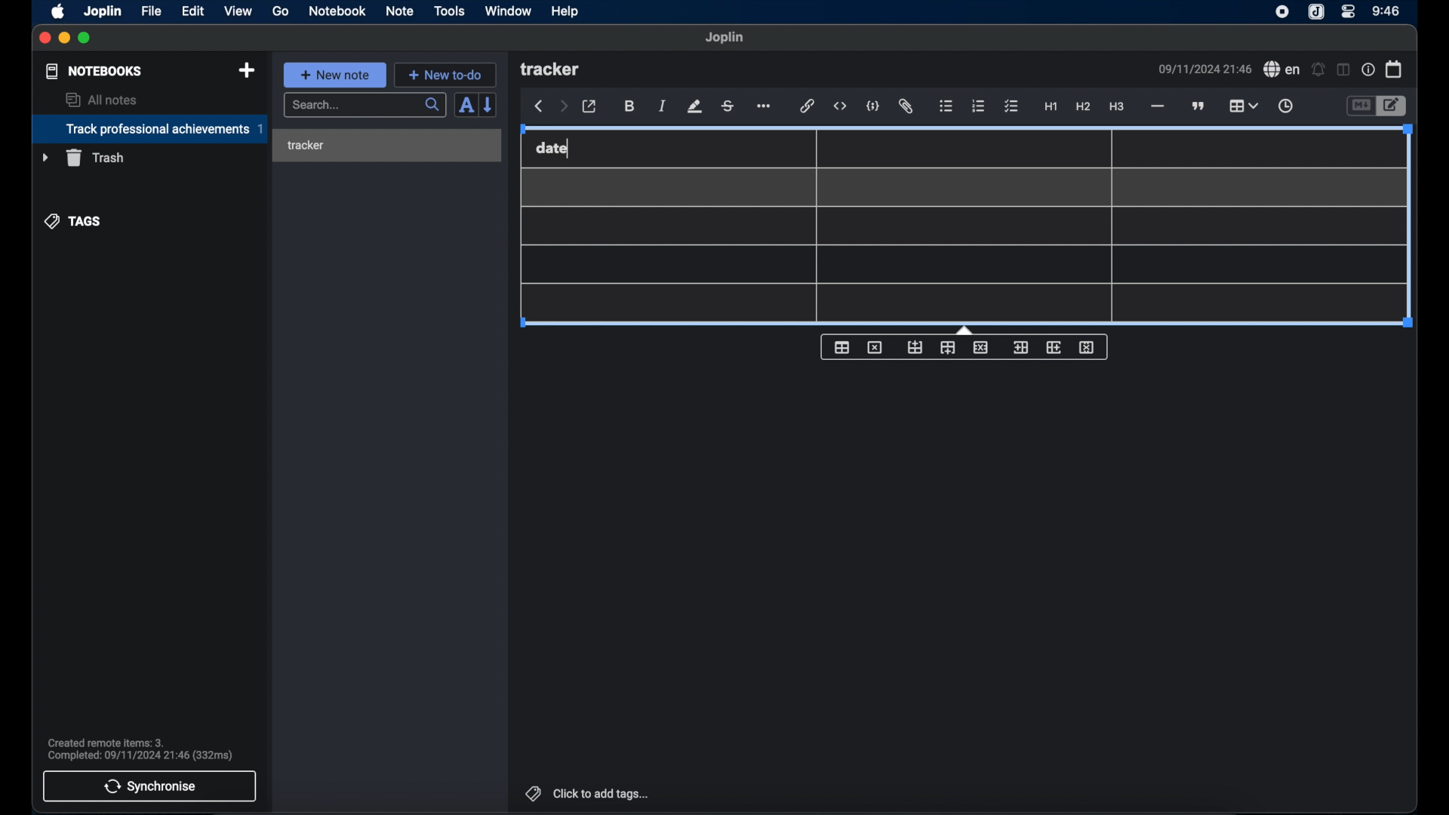 The width and height of the screenshot is (1449, 815). I want to click on tools, so click(450, 11).